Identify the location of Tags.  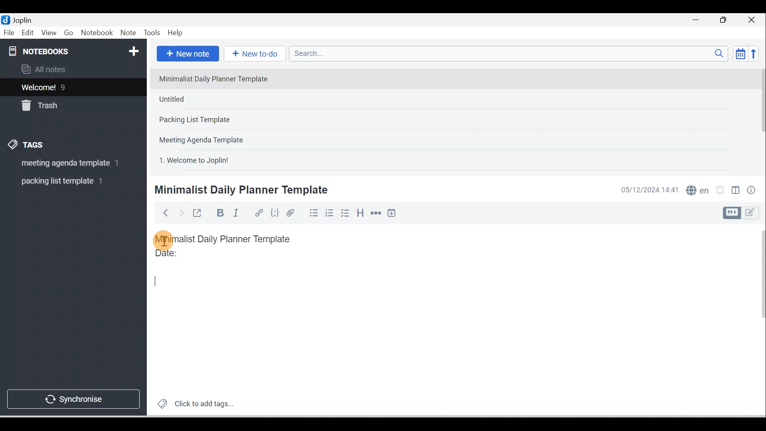
(28, 146).